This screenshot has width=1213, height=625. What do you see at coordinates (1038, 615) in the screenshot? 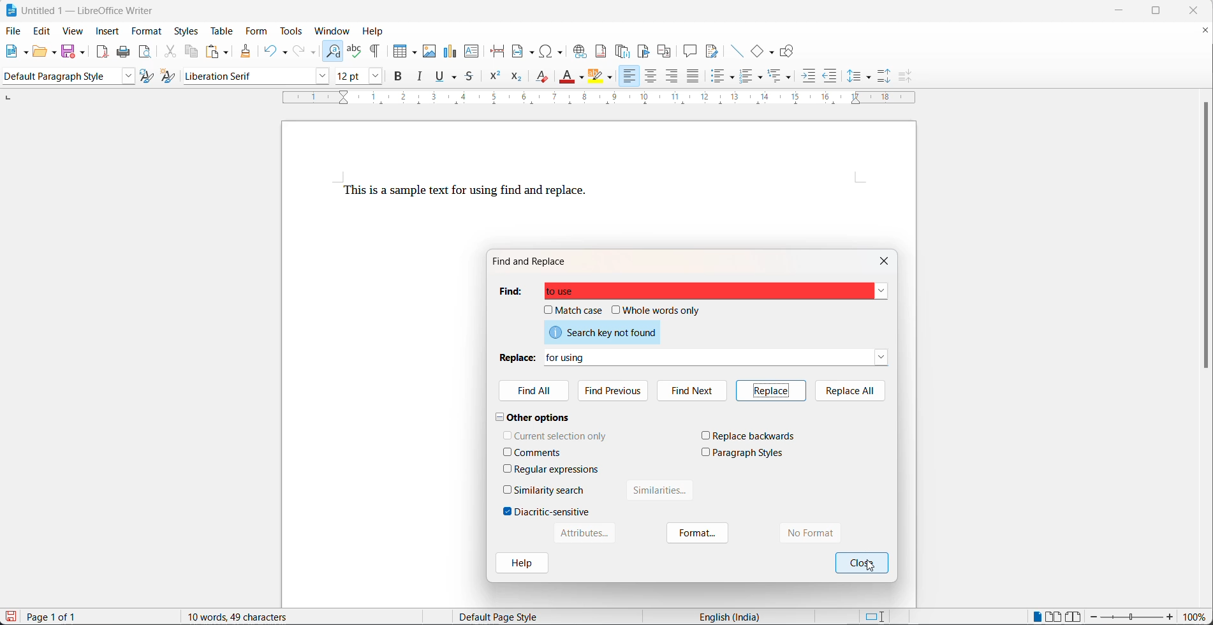
I see `single page view` at bounding box center [1038, 615].